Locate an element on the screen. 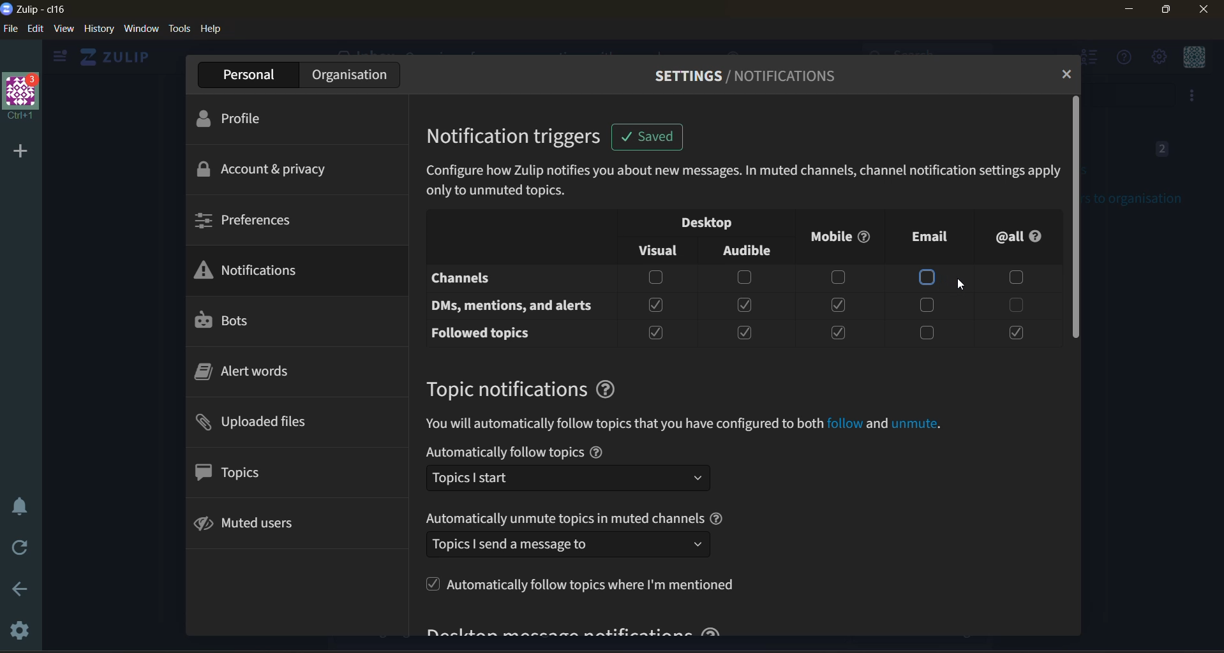 The image size is (1224, 653). tools is located at coordinates (180, 29).